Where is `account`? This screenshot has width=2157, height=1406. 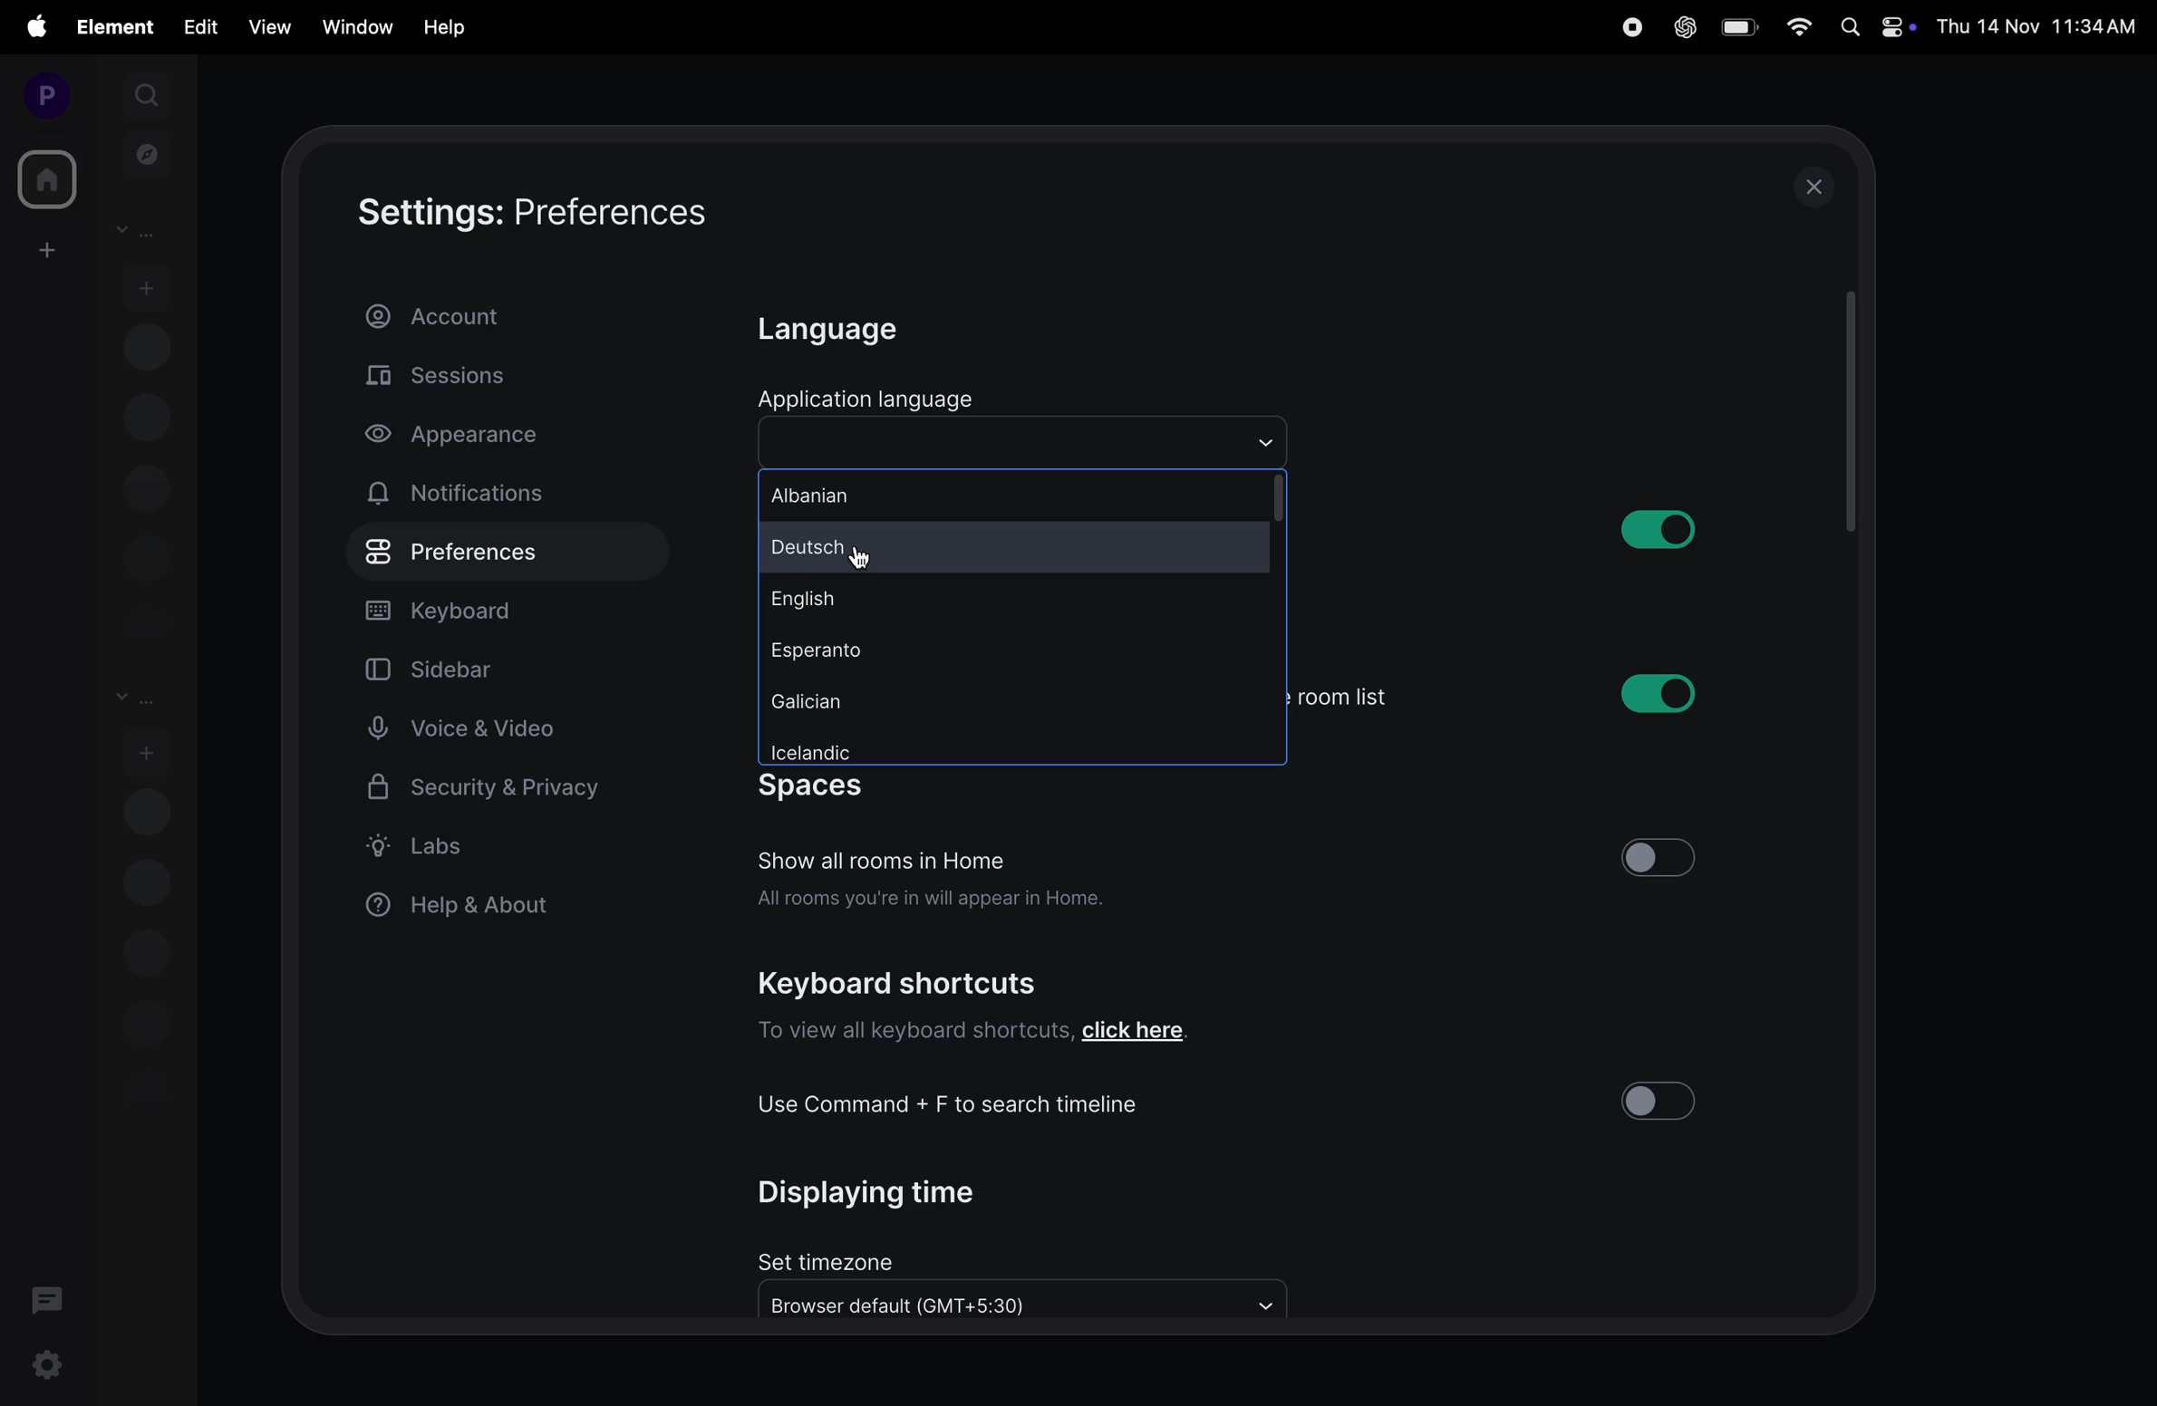
account is located at coordinates (516, 316).